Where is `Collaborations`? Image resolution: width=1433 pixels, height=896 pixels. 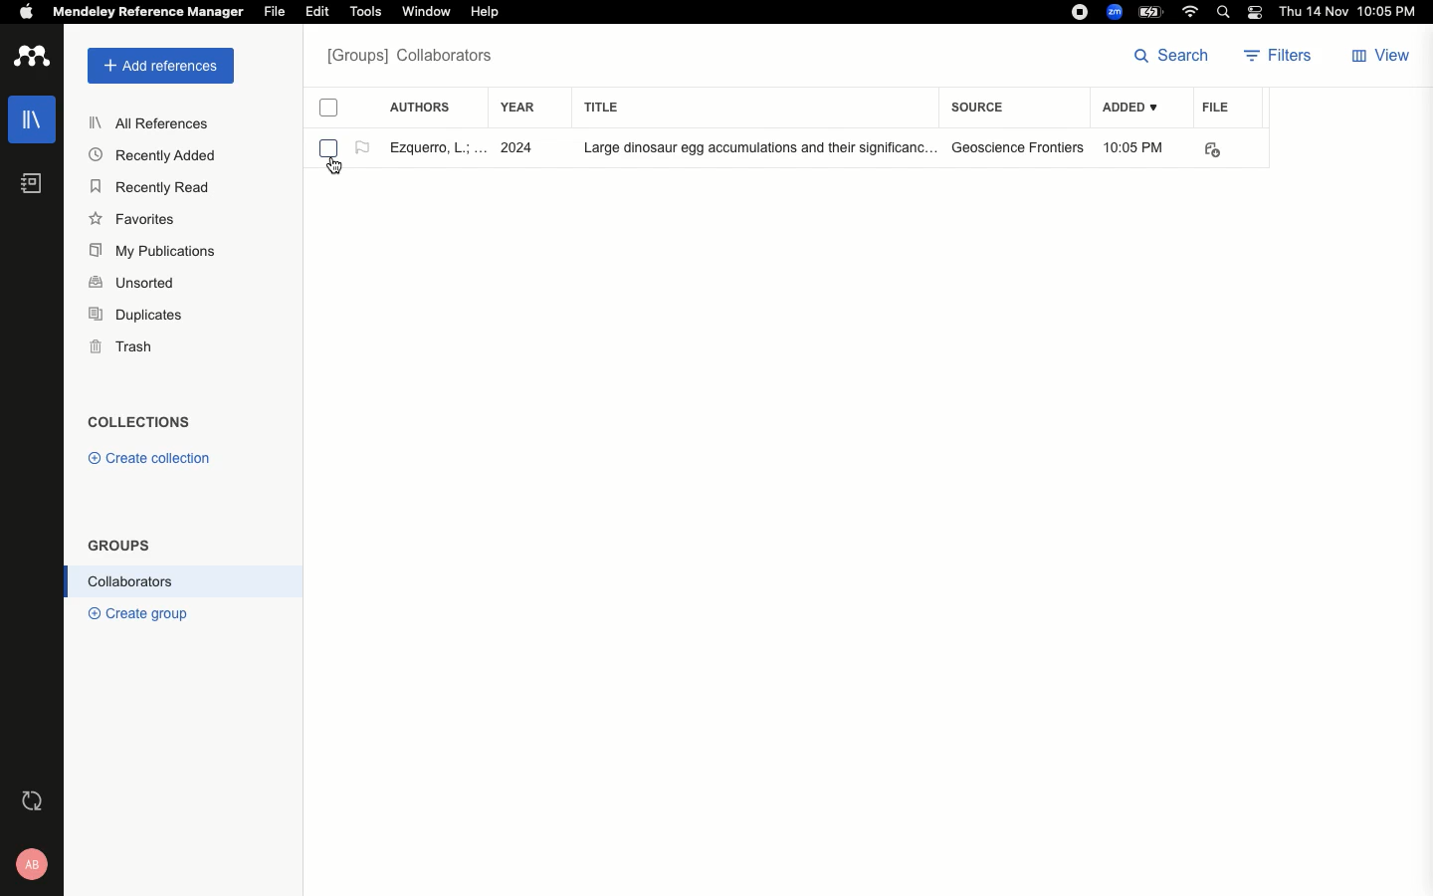
Collaborations is located at coordinates (187, 584).